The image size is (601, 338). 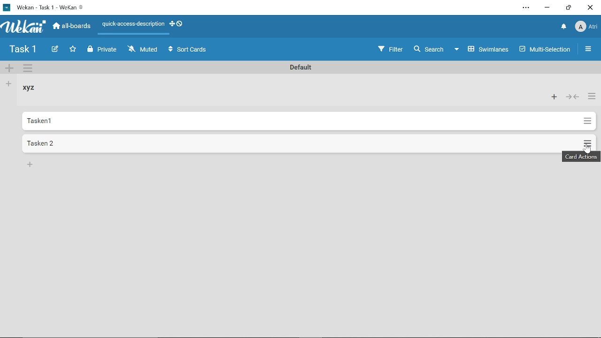 What do you see at coordinates (24, 27) in the screenshot?
I see `Wekan logo` at bounding box center [24, 27].